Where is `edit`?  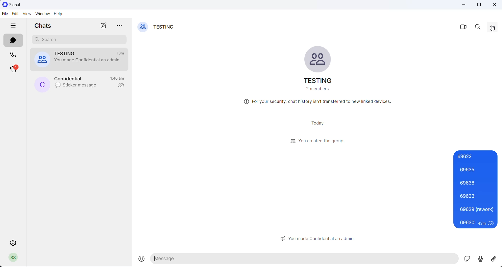 edit is located at coordinates (15, 15).